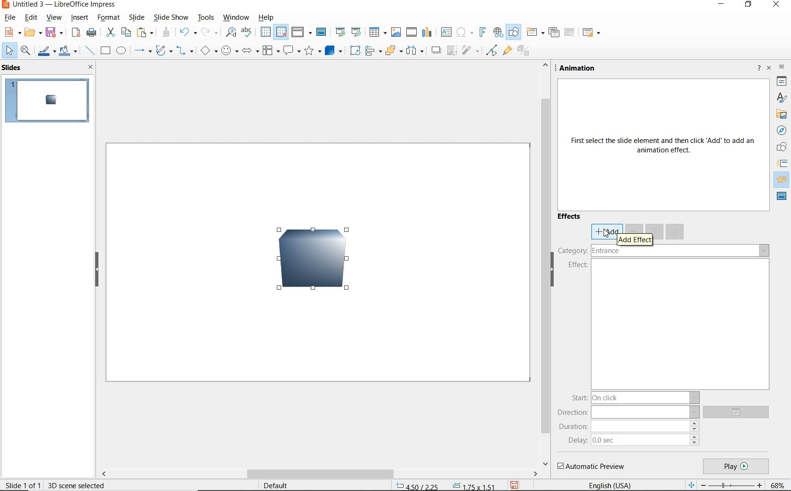 Image resolution: width=791 pixels, height=491 pixels. I want to click on insert, so click(80, 18).